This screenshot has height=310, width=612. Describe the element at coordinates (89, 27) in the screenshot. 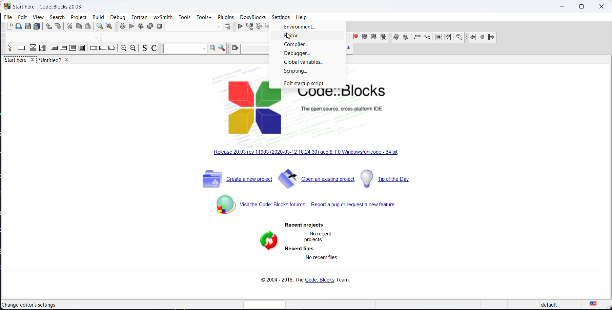

I see `paste` at that location.